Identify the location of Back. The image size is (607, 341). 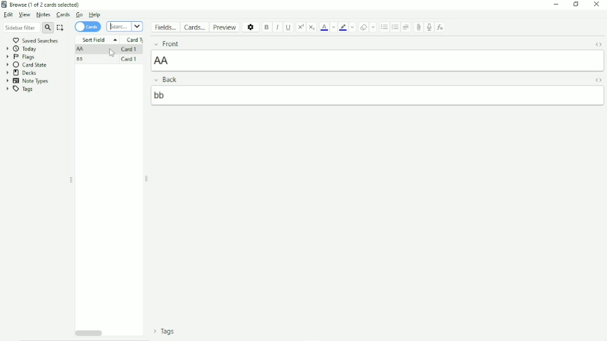
(167, 79).